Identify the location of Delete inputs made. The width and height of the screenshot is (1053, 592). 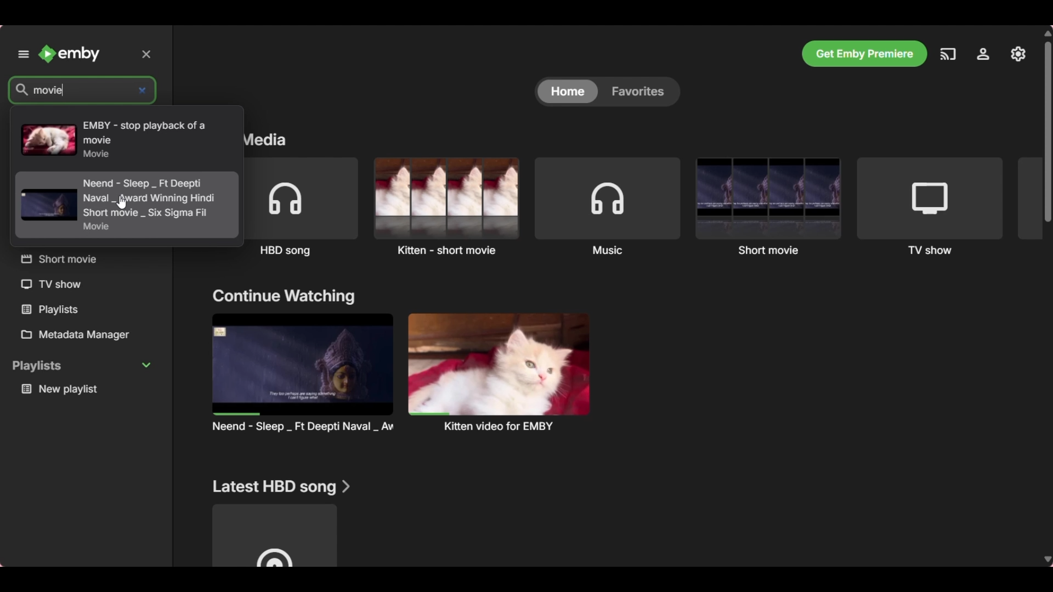
(143, 91).